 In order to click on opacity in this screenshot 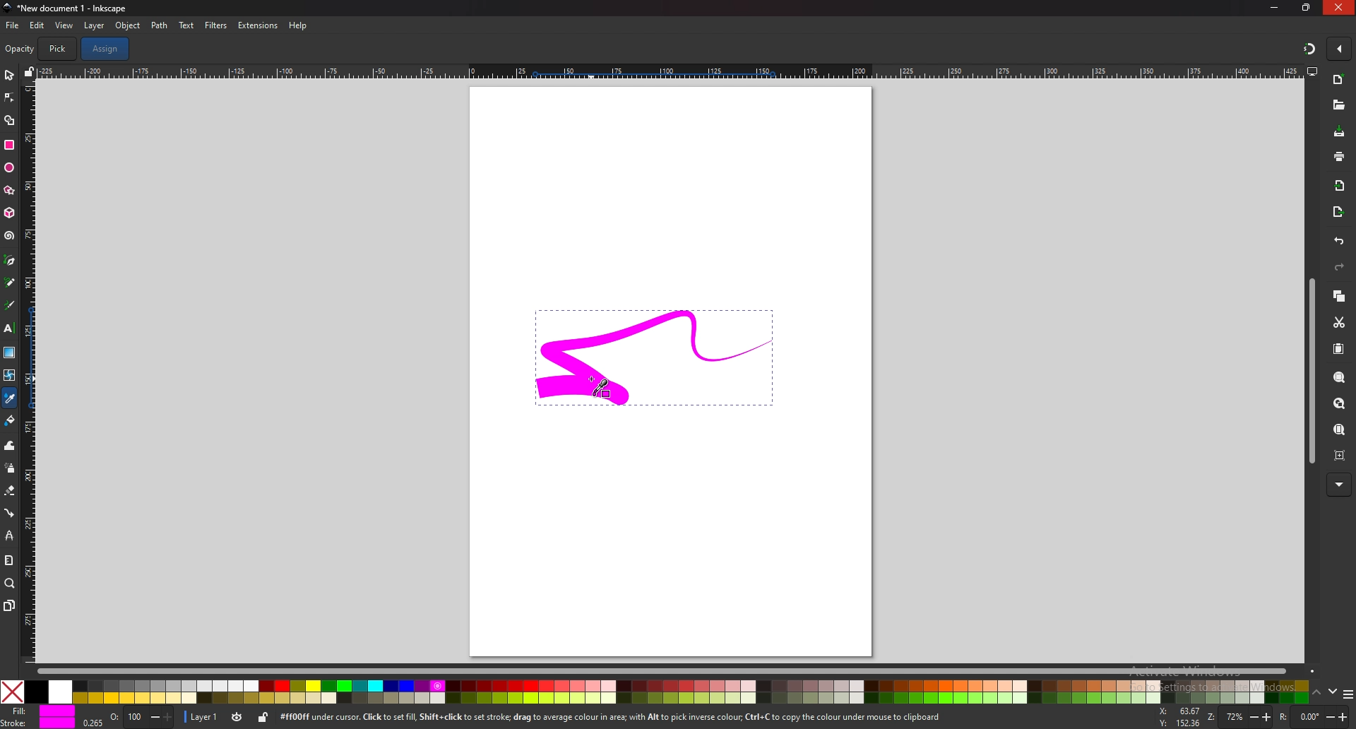, I will do `click(20, 49)`.